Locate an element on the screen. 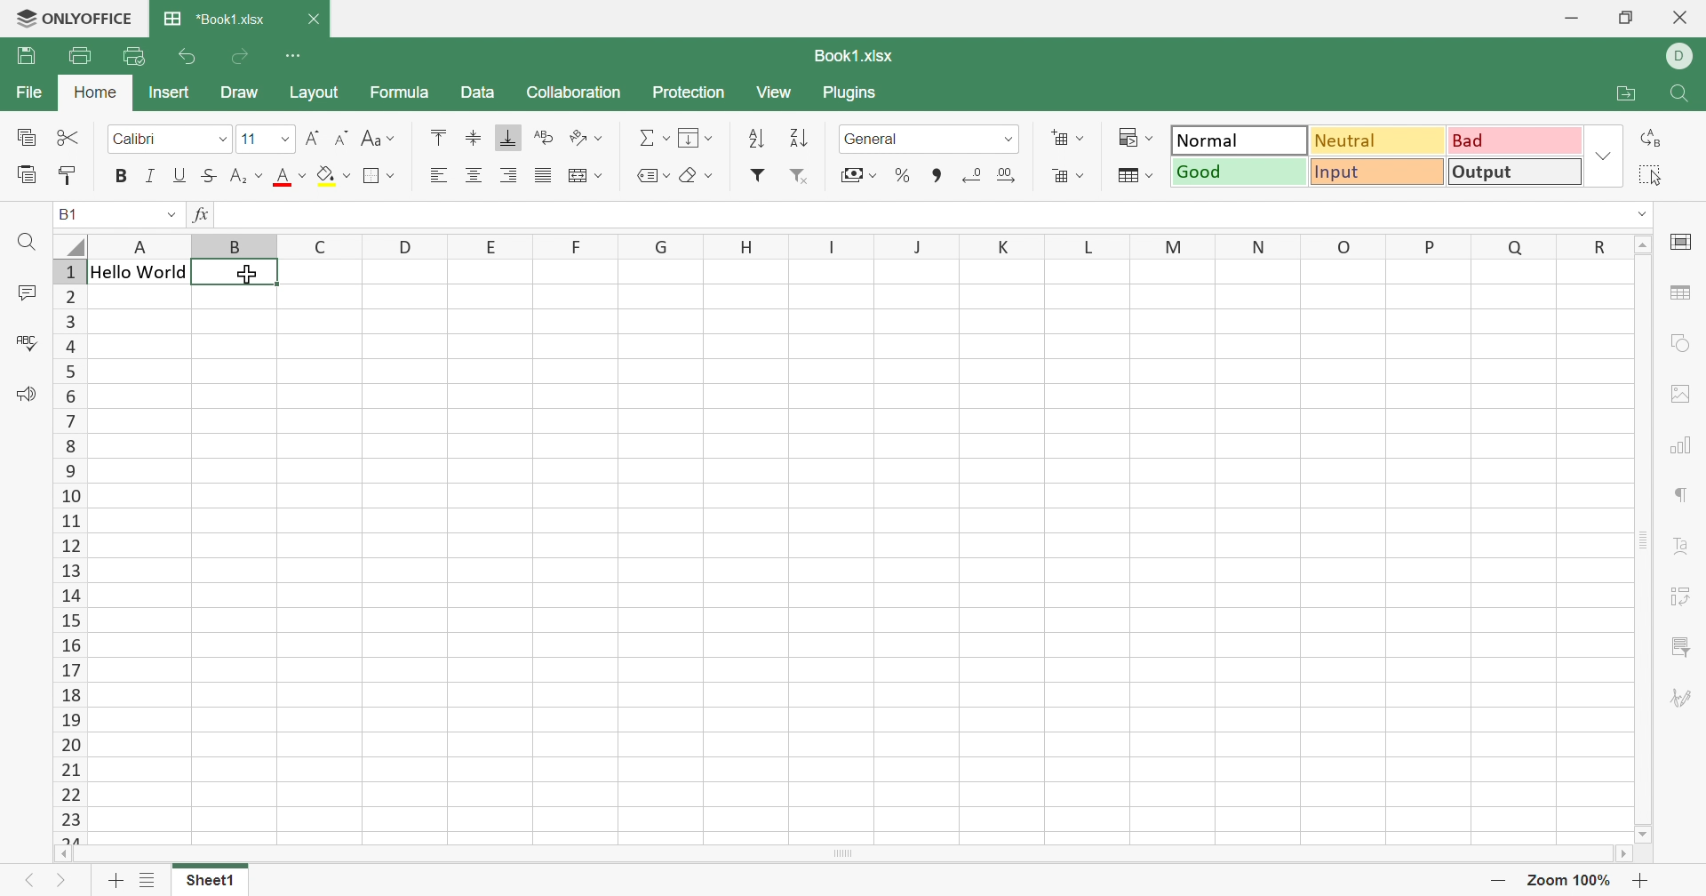  Strilethrough is located at coordinates (206, 175).